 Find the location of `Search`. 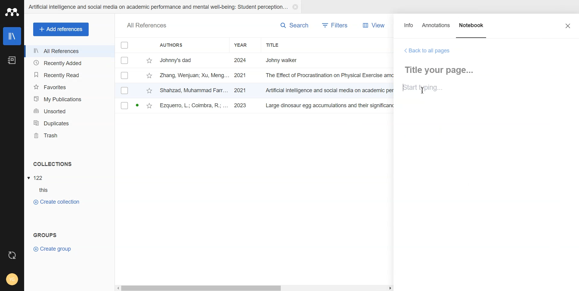

Search is located at coordinates (294, 25).